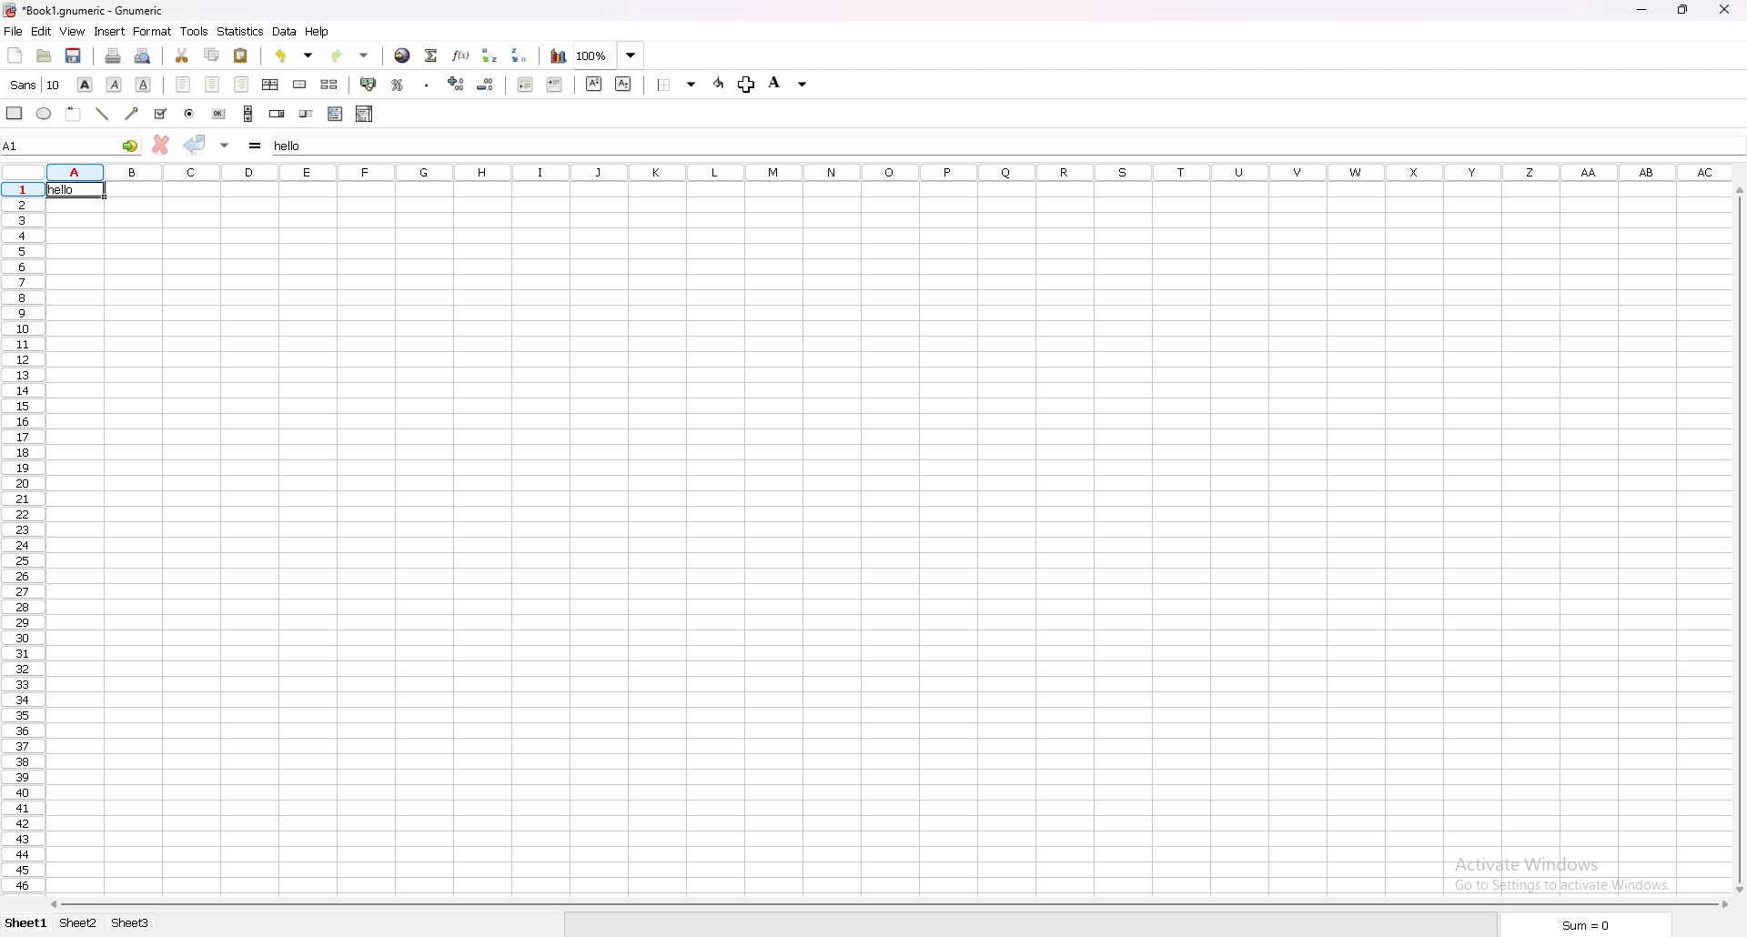  I want to click on formula, so click(257, 144).